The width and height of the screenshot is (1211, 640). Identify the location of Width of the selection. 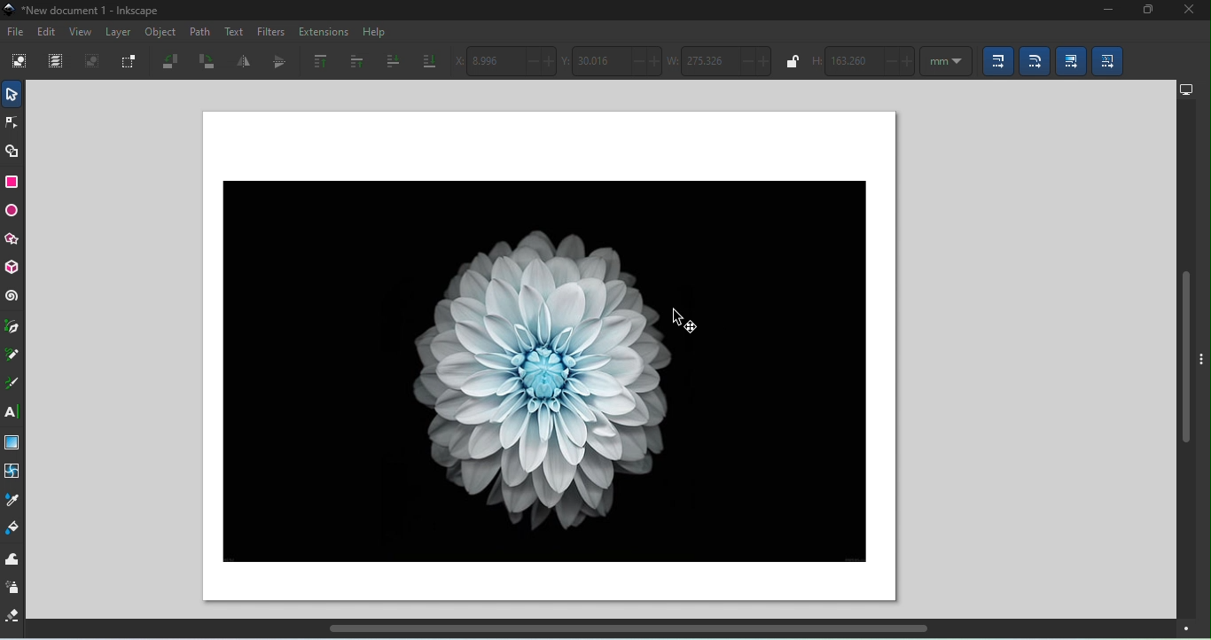
(723, 62).